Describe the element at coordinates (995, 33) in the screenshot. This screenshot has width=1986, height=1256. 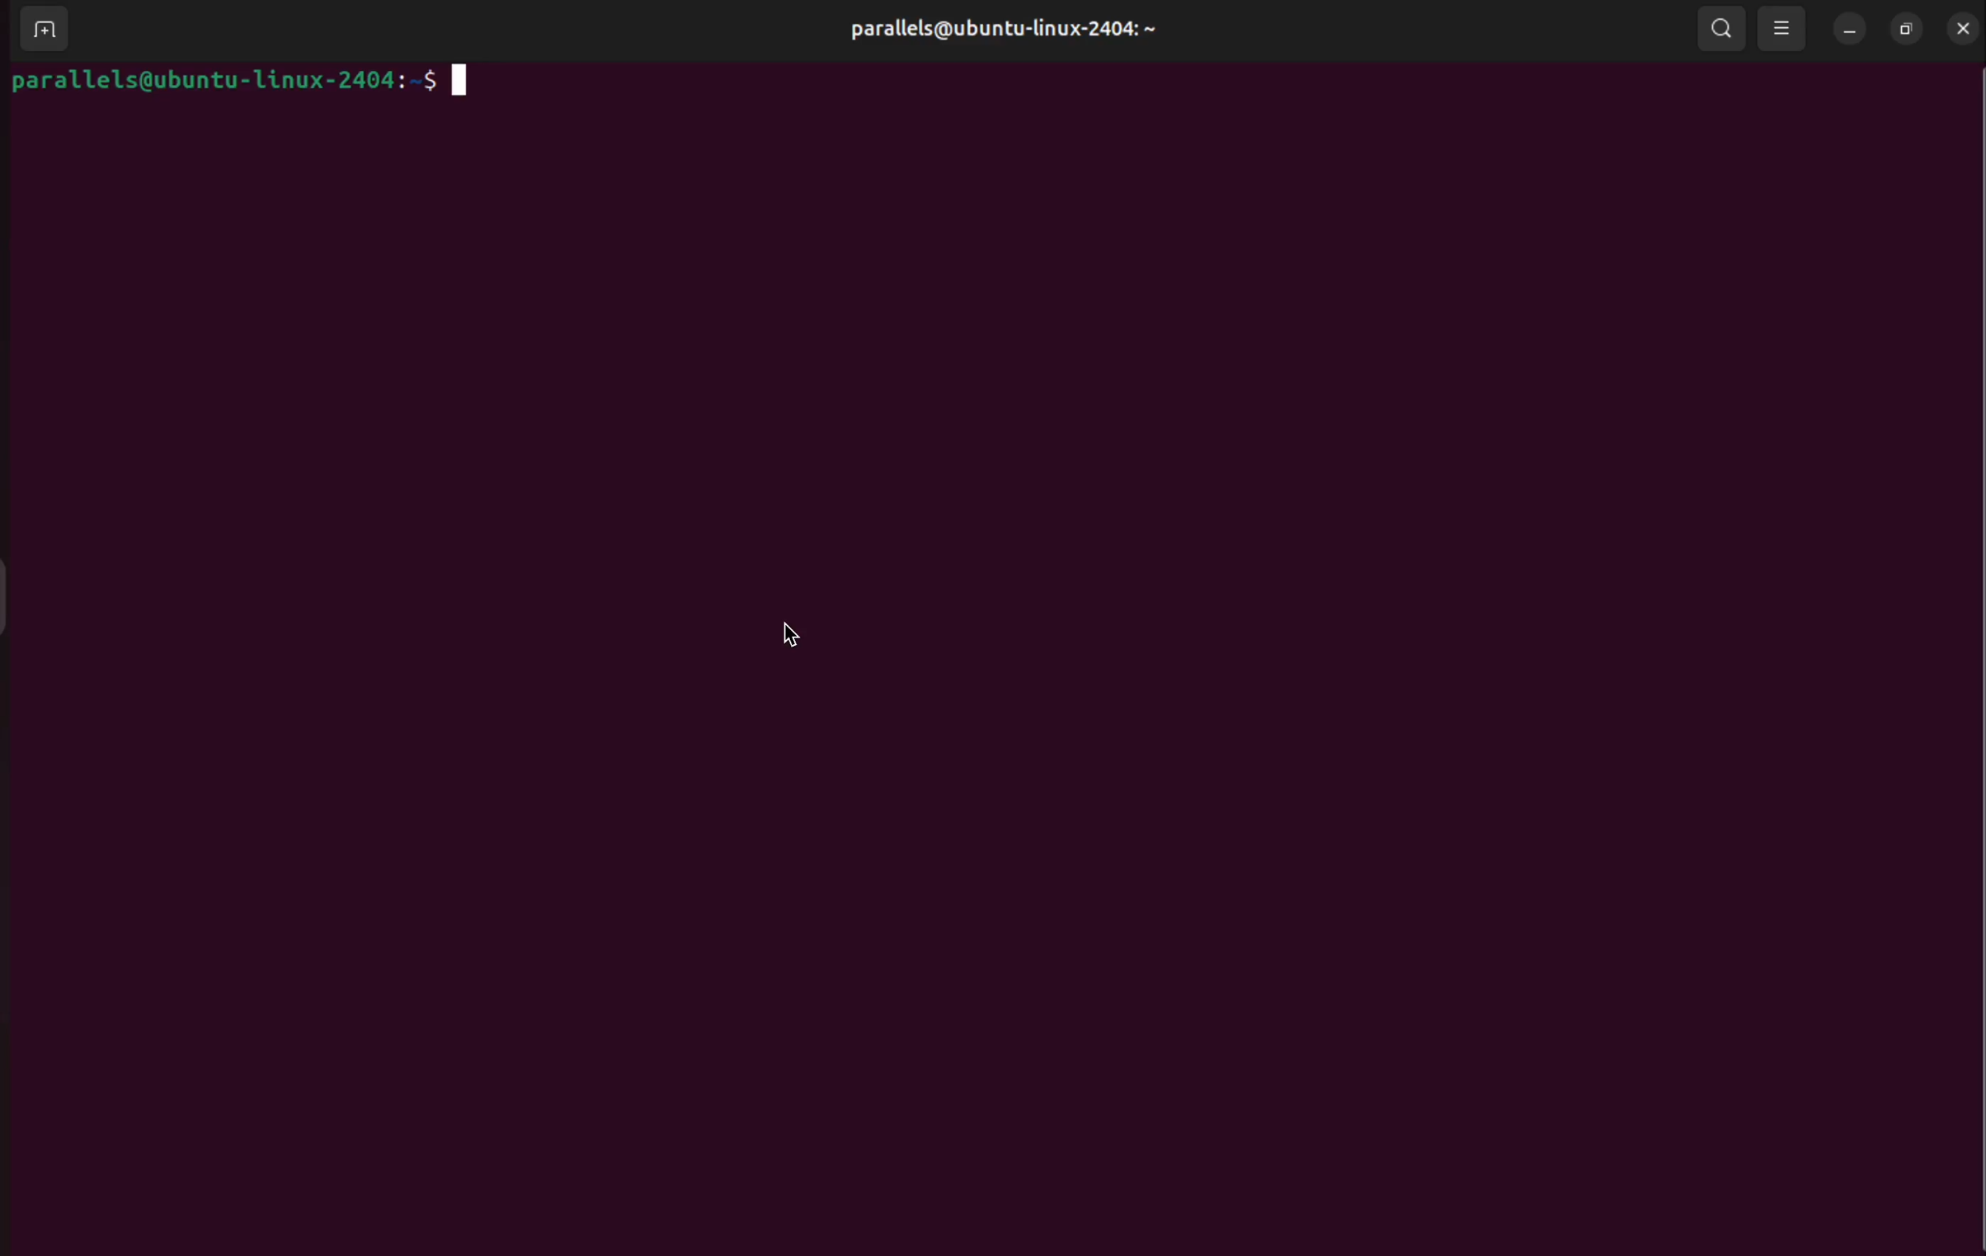
I see `user profile` at that location.